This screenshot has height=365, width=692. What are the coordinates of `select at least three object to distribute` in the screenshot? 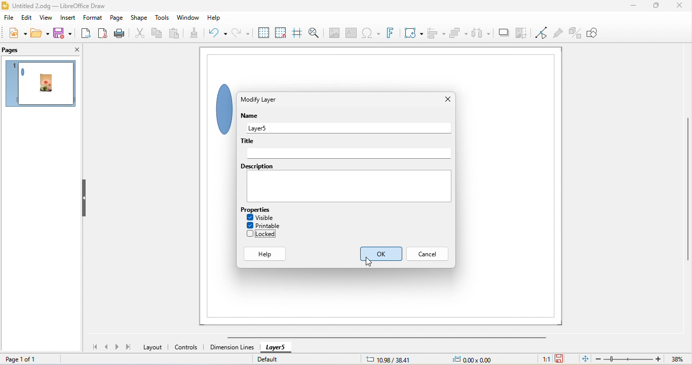 It's located at (481, 32).